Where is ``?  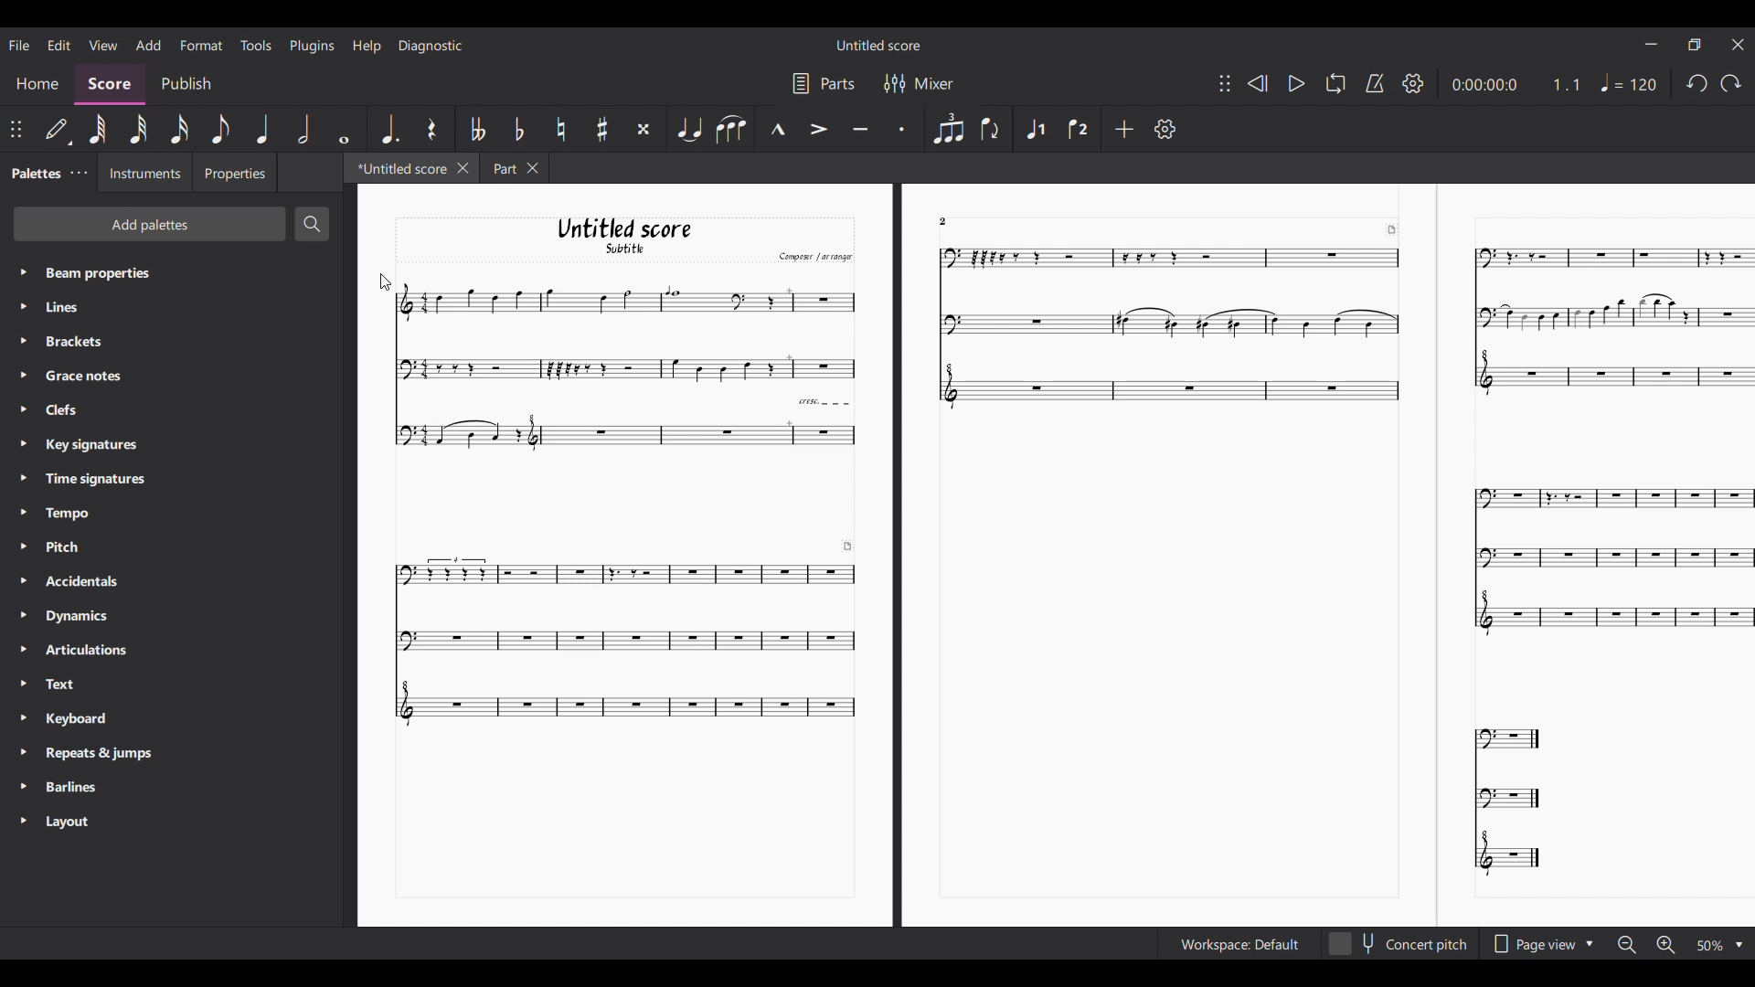
 is located at coordinates (22, 551).